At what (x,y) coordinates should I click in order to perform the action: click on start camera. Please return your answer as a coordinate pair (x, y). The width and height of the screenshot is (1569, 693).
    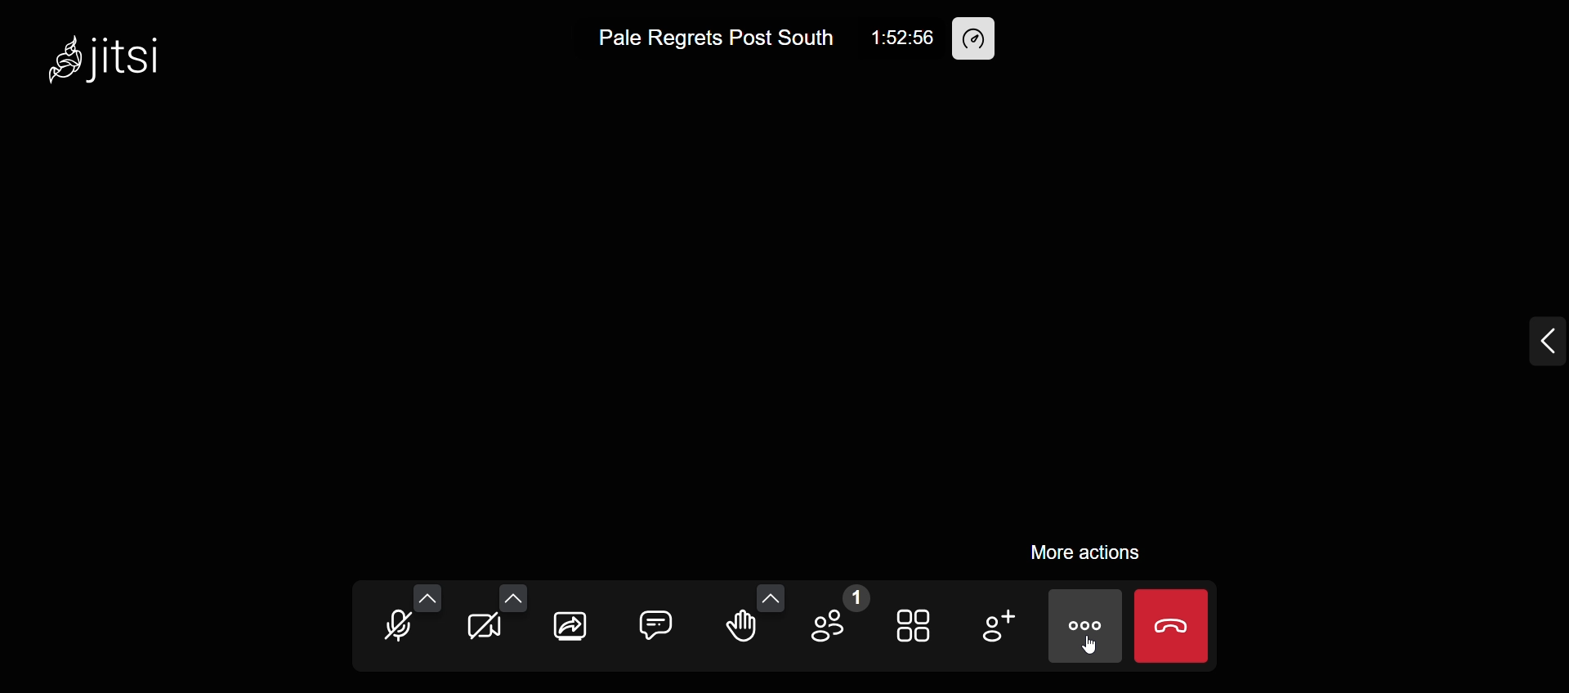
    Looking at the image, I should click on (484, 628).